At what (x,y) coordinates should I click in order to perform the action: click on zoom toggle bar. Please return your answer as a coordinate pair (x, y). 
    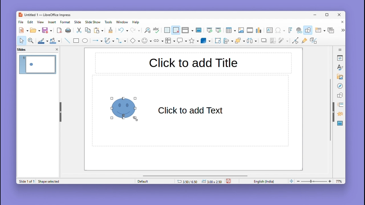
    Looking at the image, I should click on (315, 181).